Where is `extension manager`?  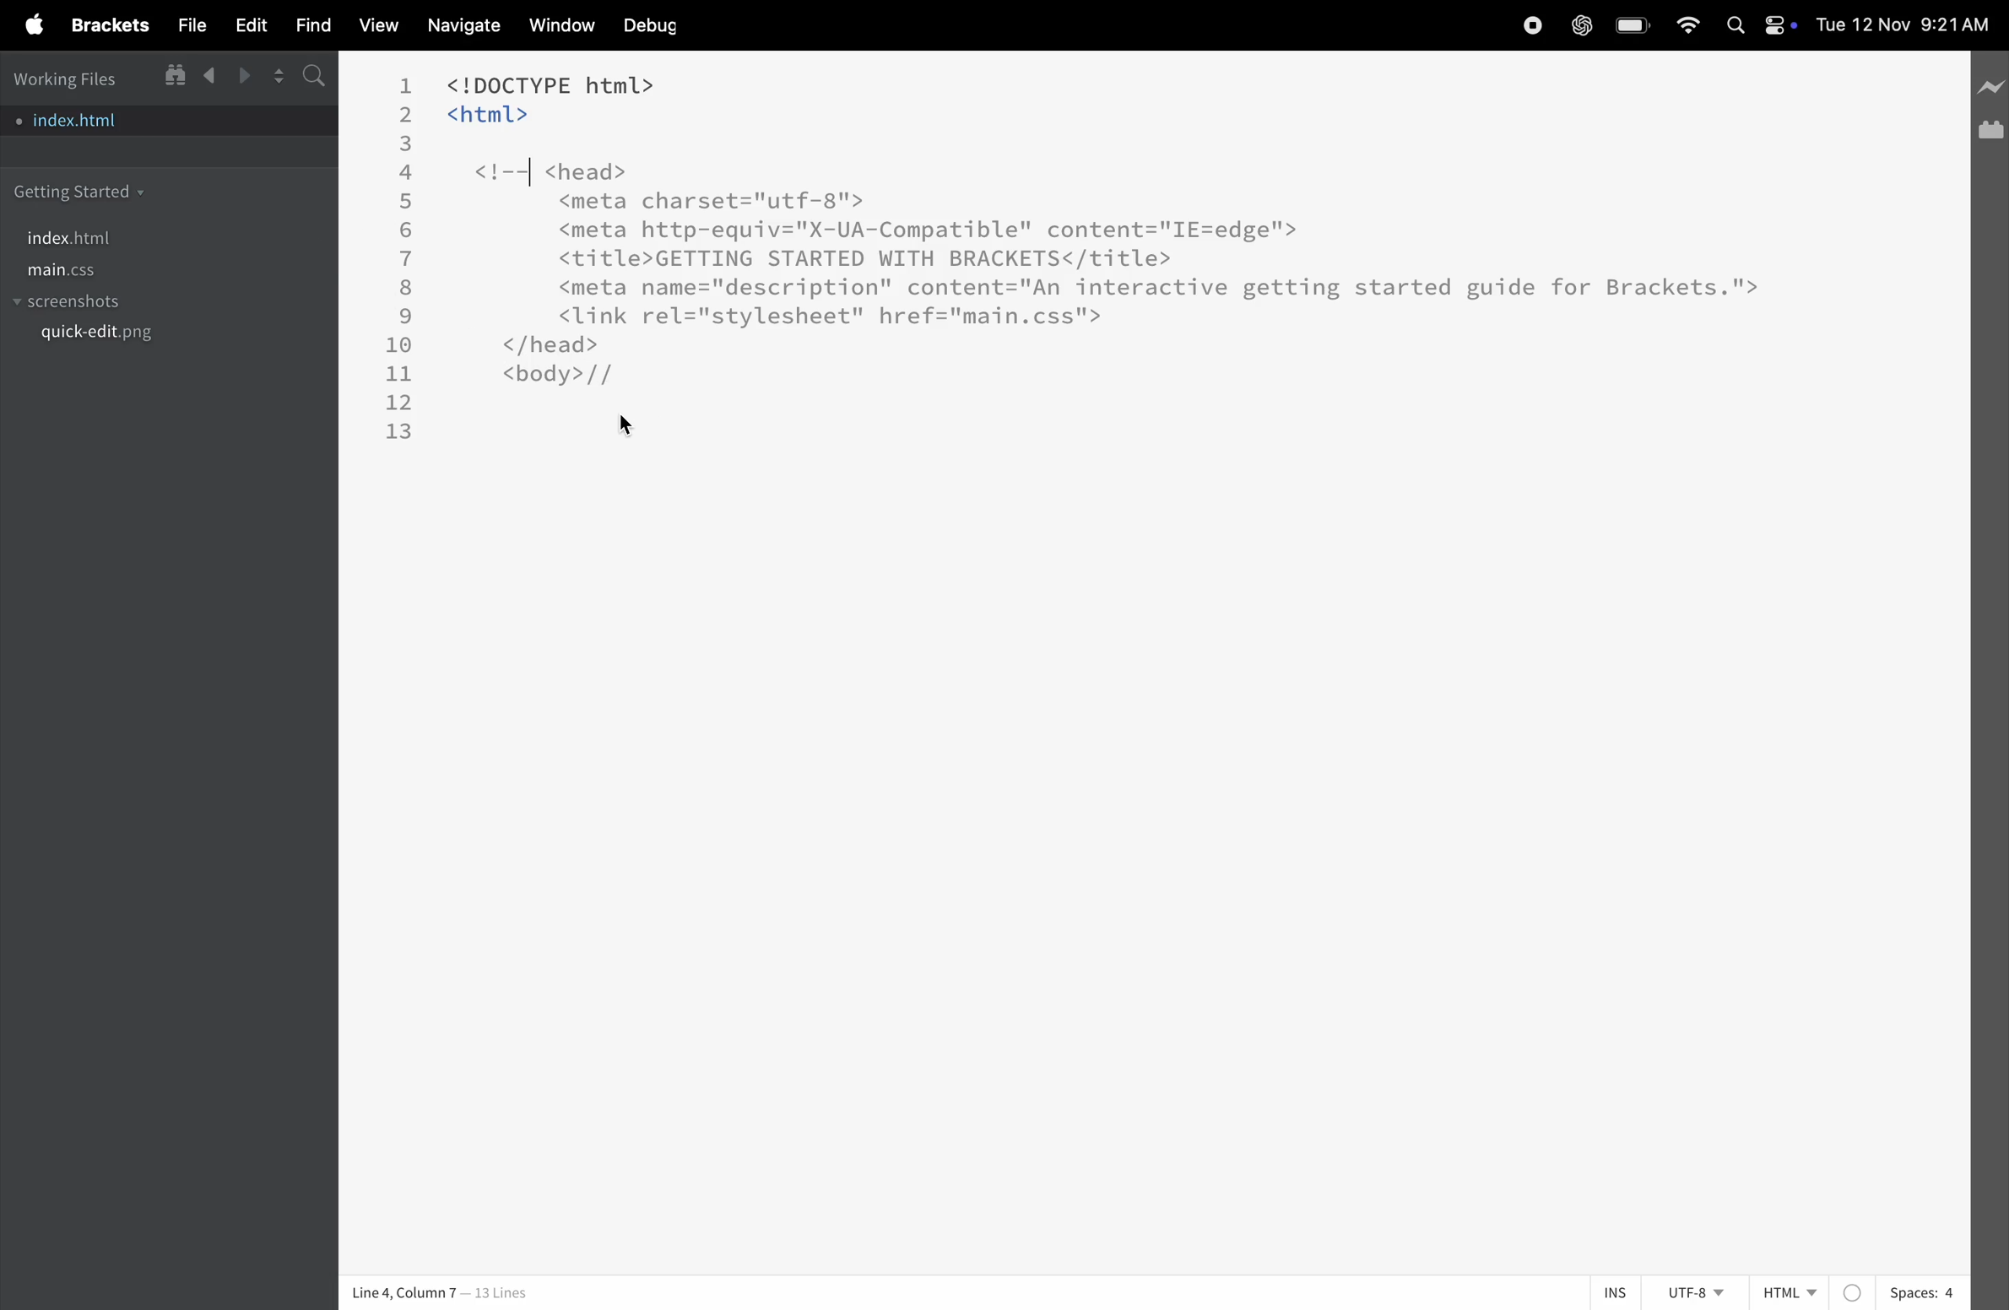 extension manager is located at coordinates (1990, 132).